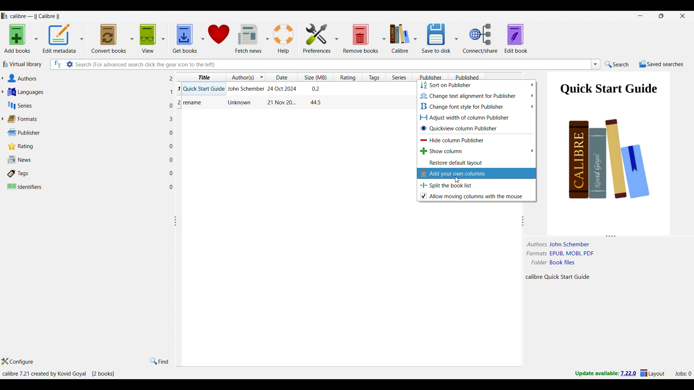 This screenshot has width=694, height=390. I want to click on 0, so click(172, 160).